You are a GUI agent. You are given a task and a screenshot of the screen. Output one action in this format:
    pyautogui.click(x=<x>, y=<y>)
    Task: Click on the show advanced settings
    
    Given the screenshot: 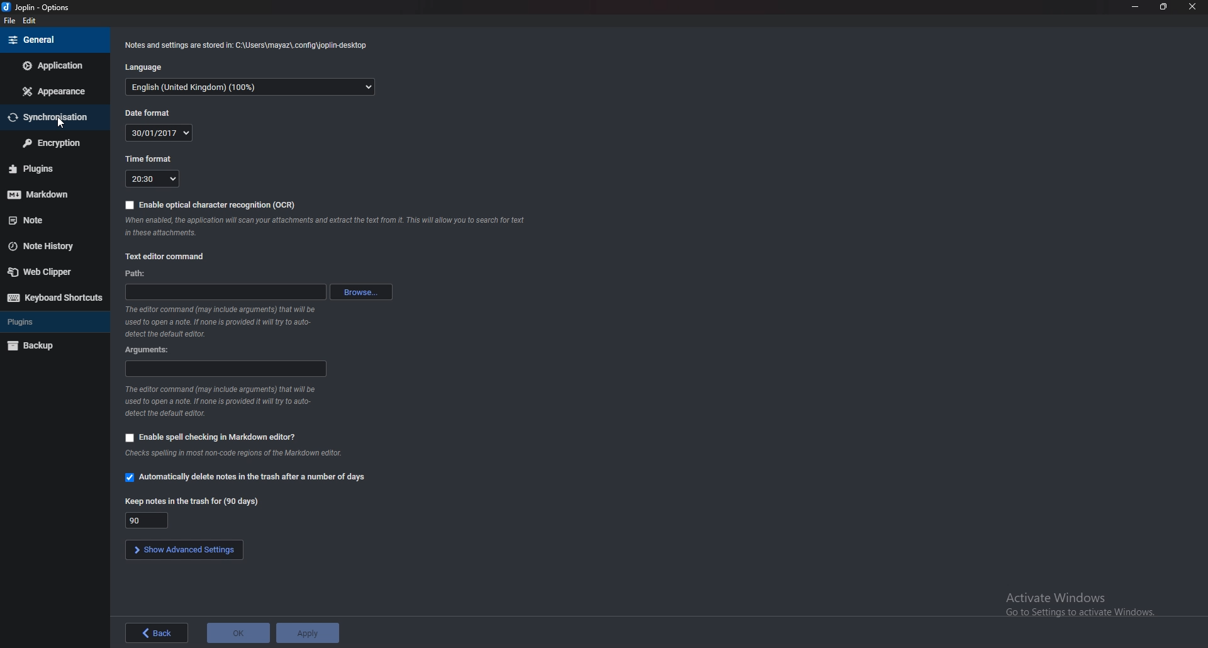 What is the action you would take?
    pyautogui.click(x=181, y=550)
    